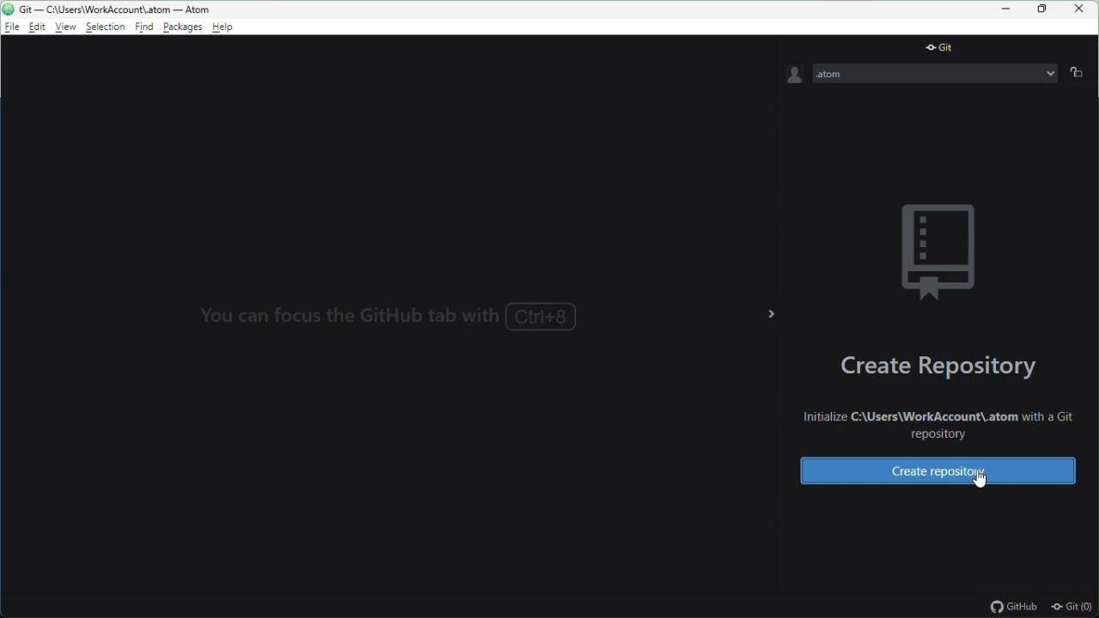 This screenshot has height=618, width=1099. Describe the element at coordinates (107, 29) in the screenshot. I see `selection` at that location.